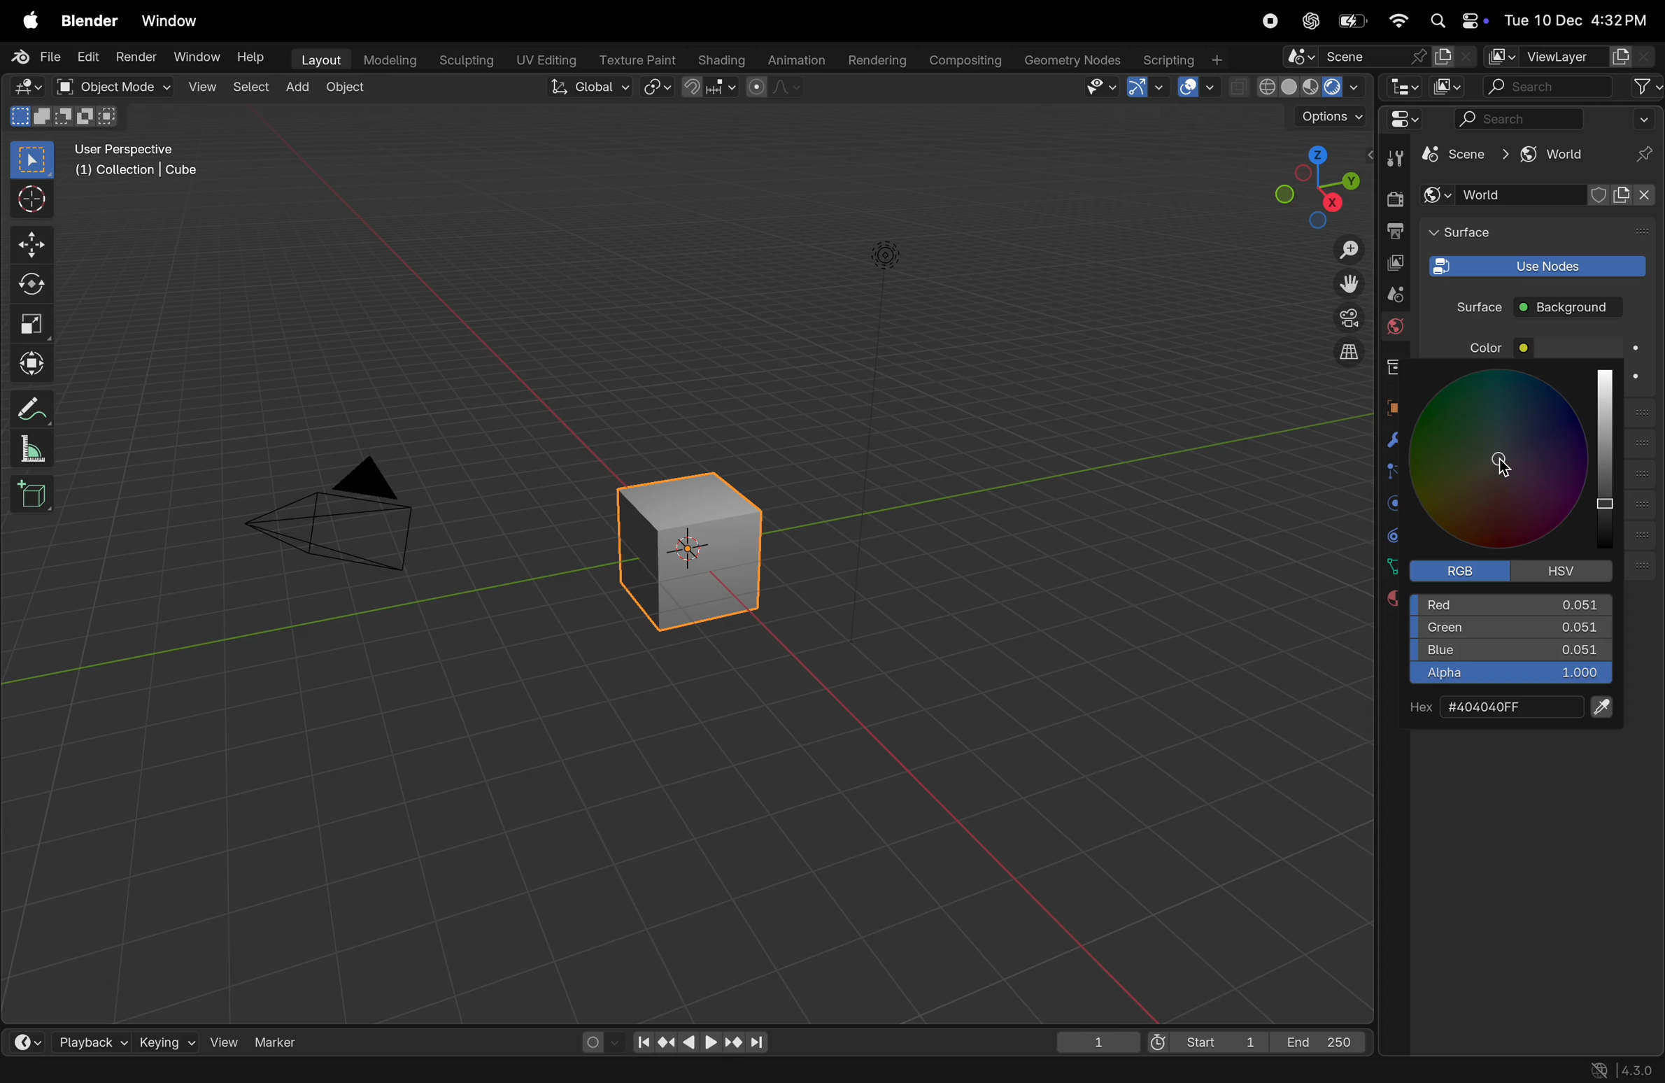 The image size is (1665, 1083). What do you see at coordinates (36, 406) in the screenshot?
I see `annotate` at bounding box center [36, 406].